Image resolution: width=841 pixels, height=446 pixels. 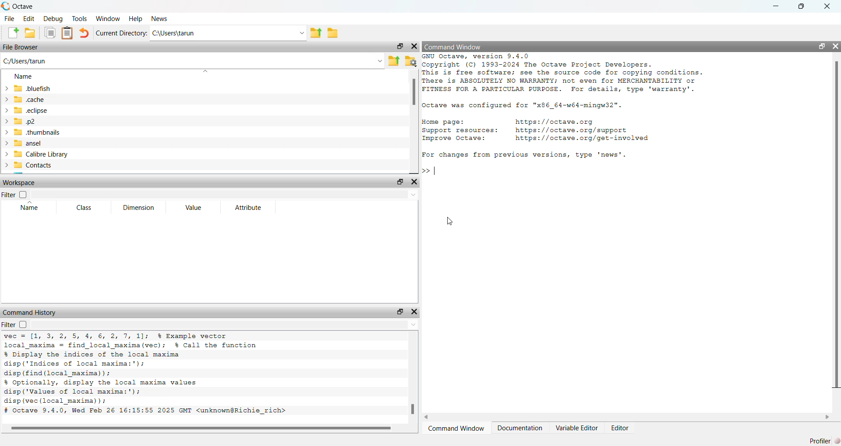 I want to click on Undock Widget, so click(x=822, y=46).